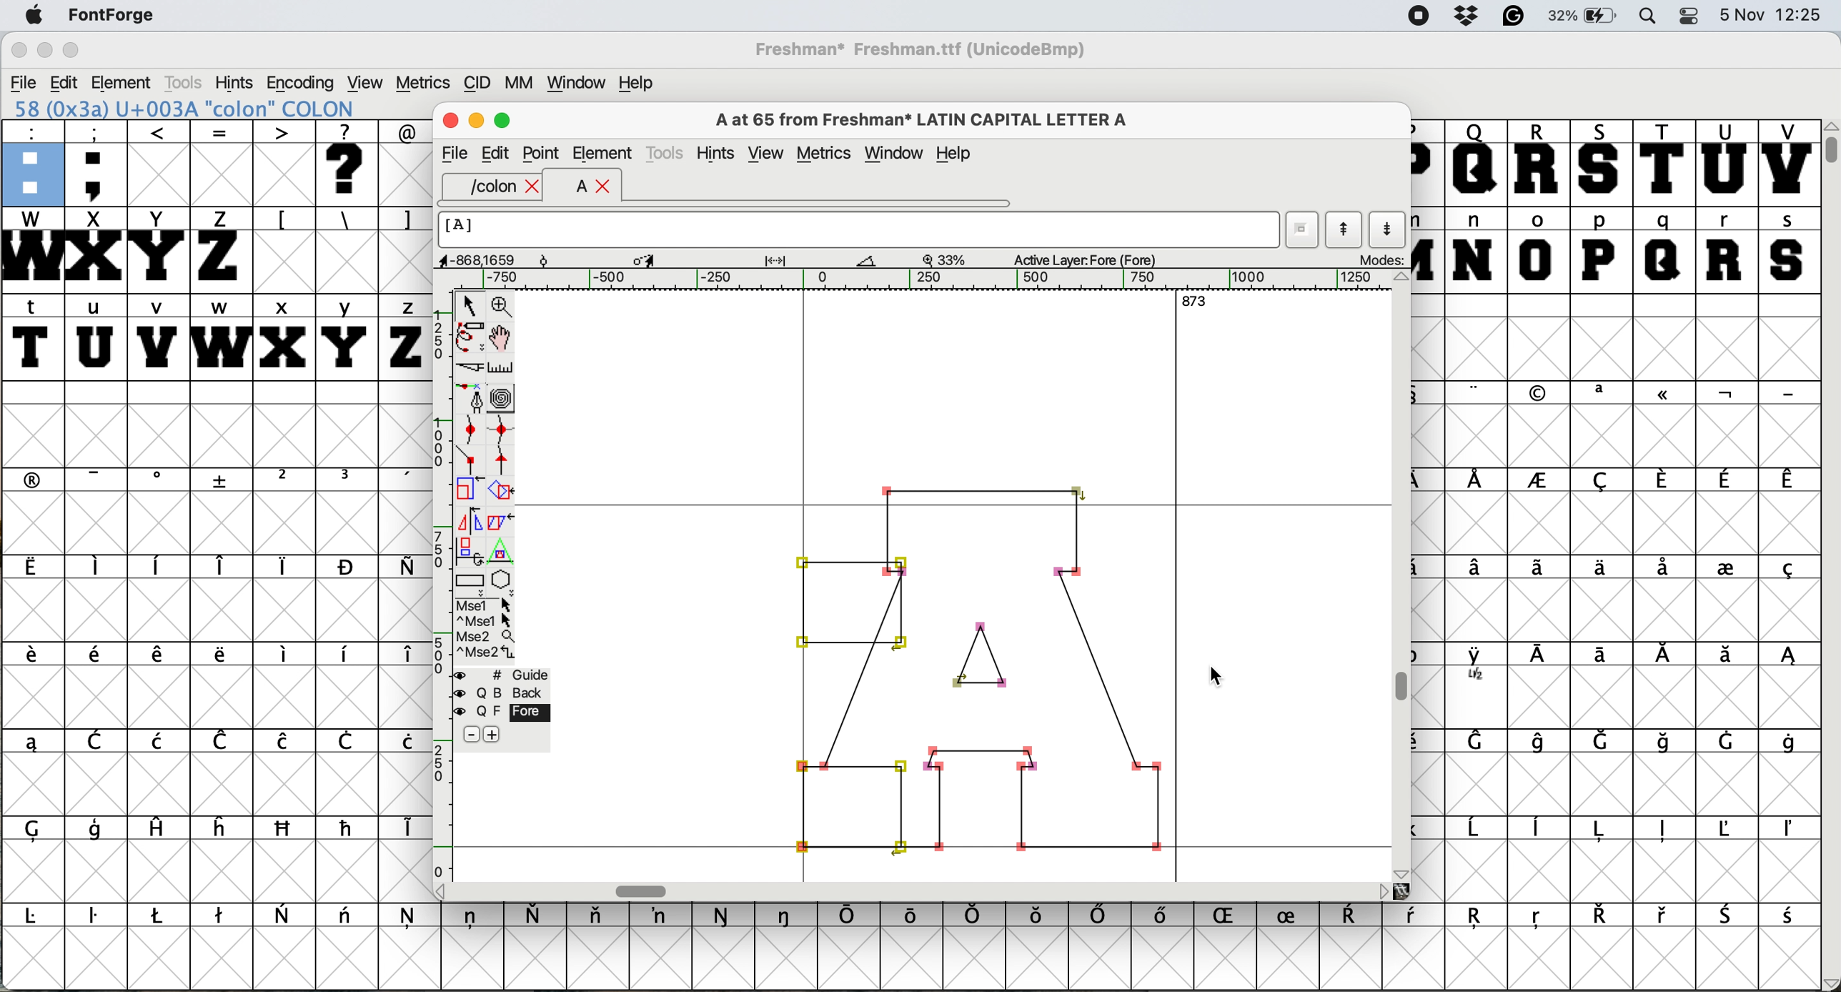  I want to click on show previous character, so click(1341, 225).